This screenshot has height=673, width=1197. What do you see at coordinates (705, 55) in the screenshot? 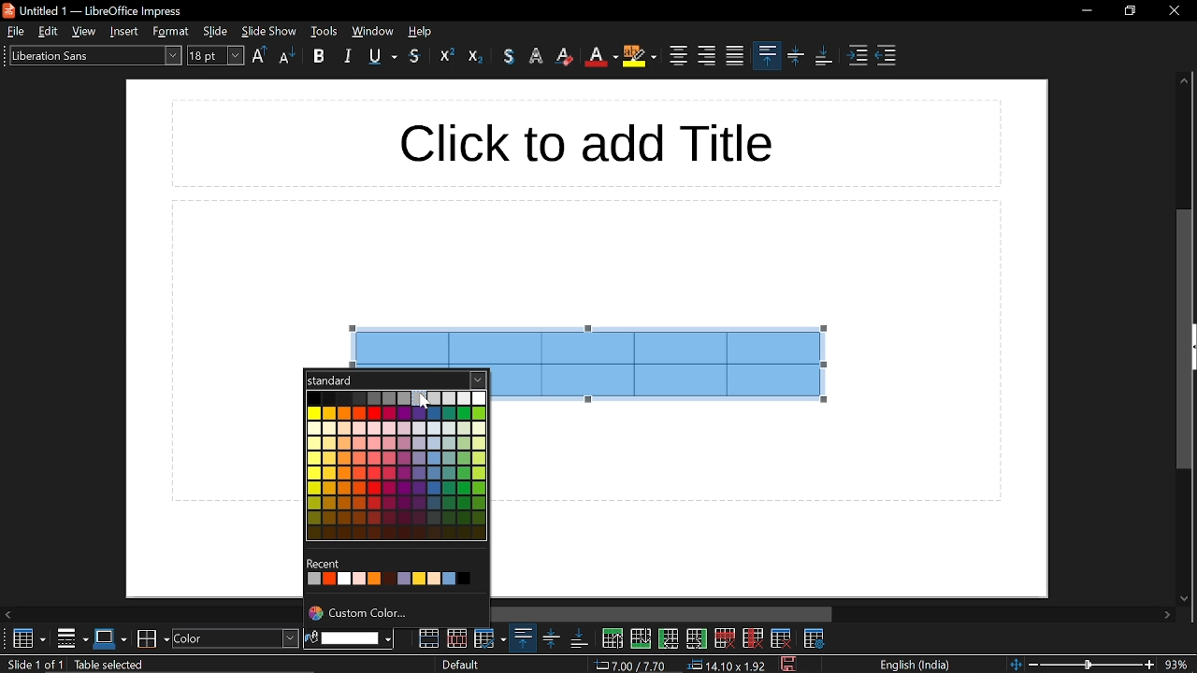
I see `align right` at bounding box center [705, 55].